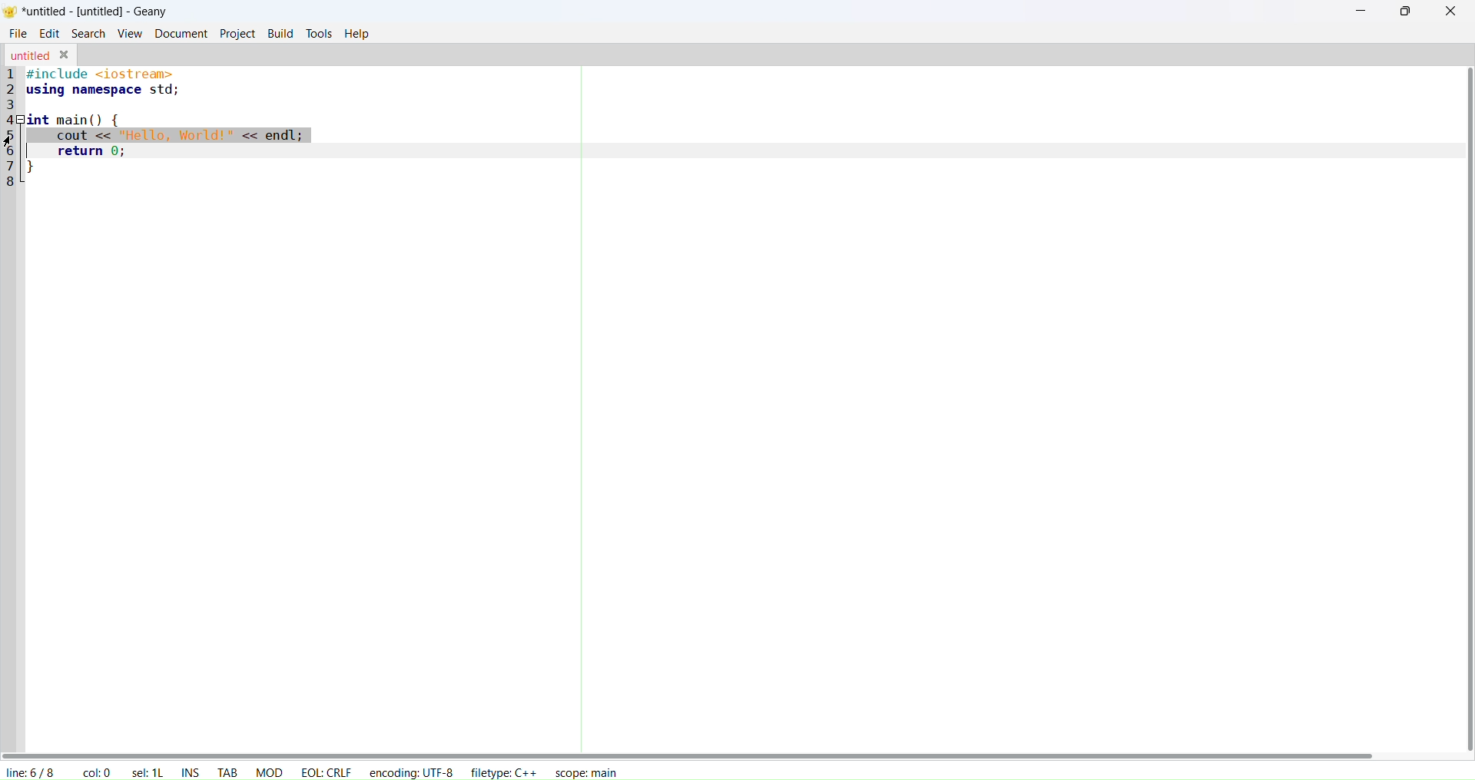 The width and height of the screenshot is (1475, 780). What do you see at coordinates (88, 33) in the screenshot?
I see `search` at bounding box center [88, 33].